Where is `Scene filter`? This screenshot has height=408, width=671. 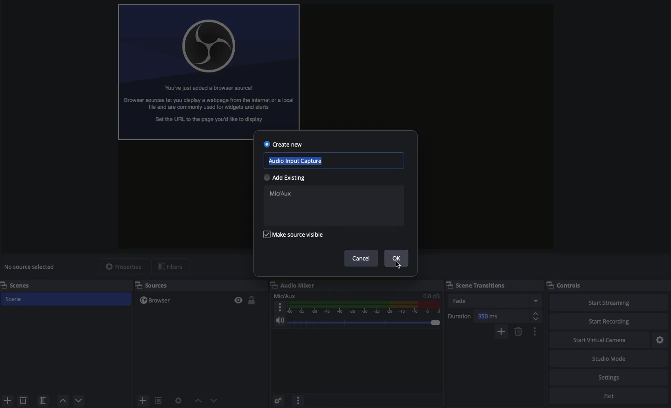 Scene filter is located at coordinates (43, 401).